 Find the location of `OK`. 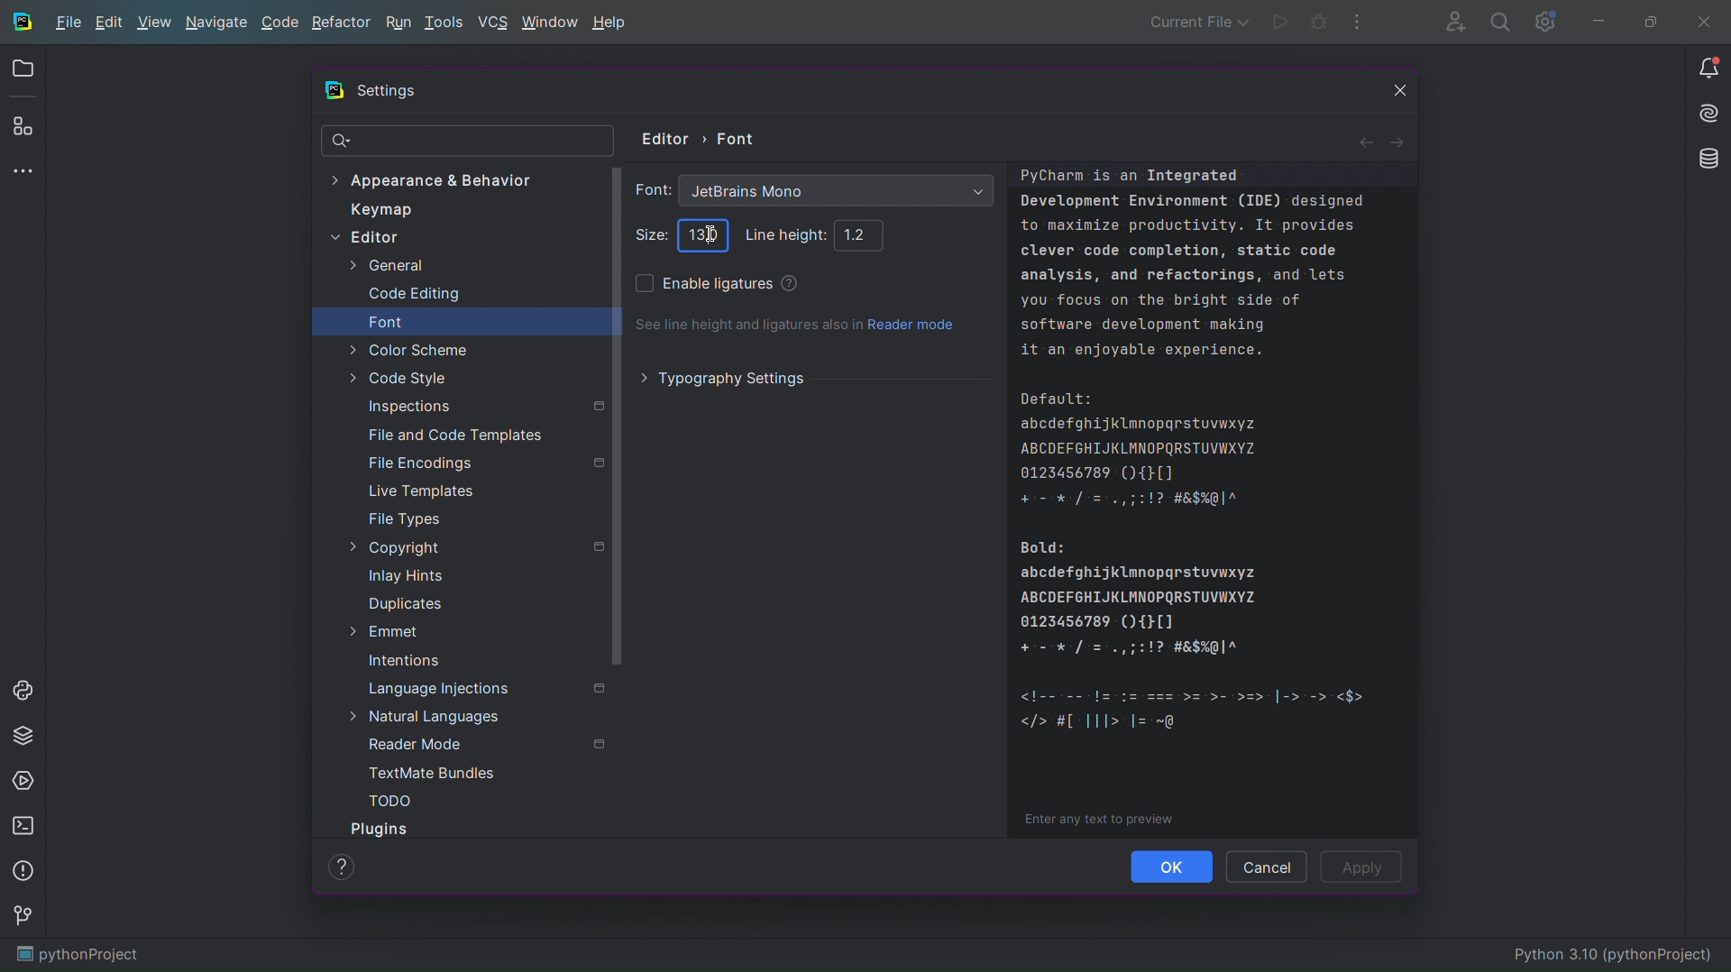

OK is located at coordinates (1173, 867).